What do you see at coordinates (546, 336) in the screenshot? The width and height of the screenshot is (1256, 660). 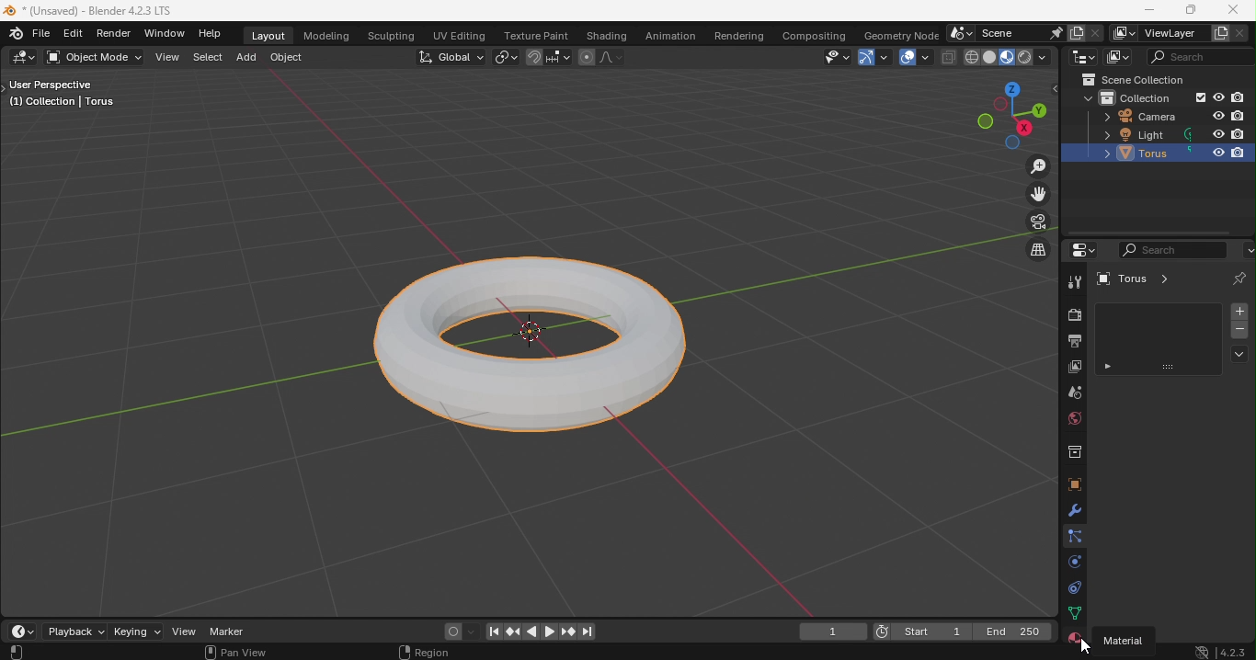 I see `Torus` at bounding box center [546, 336].